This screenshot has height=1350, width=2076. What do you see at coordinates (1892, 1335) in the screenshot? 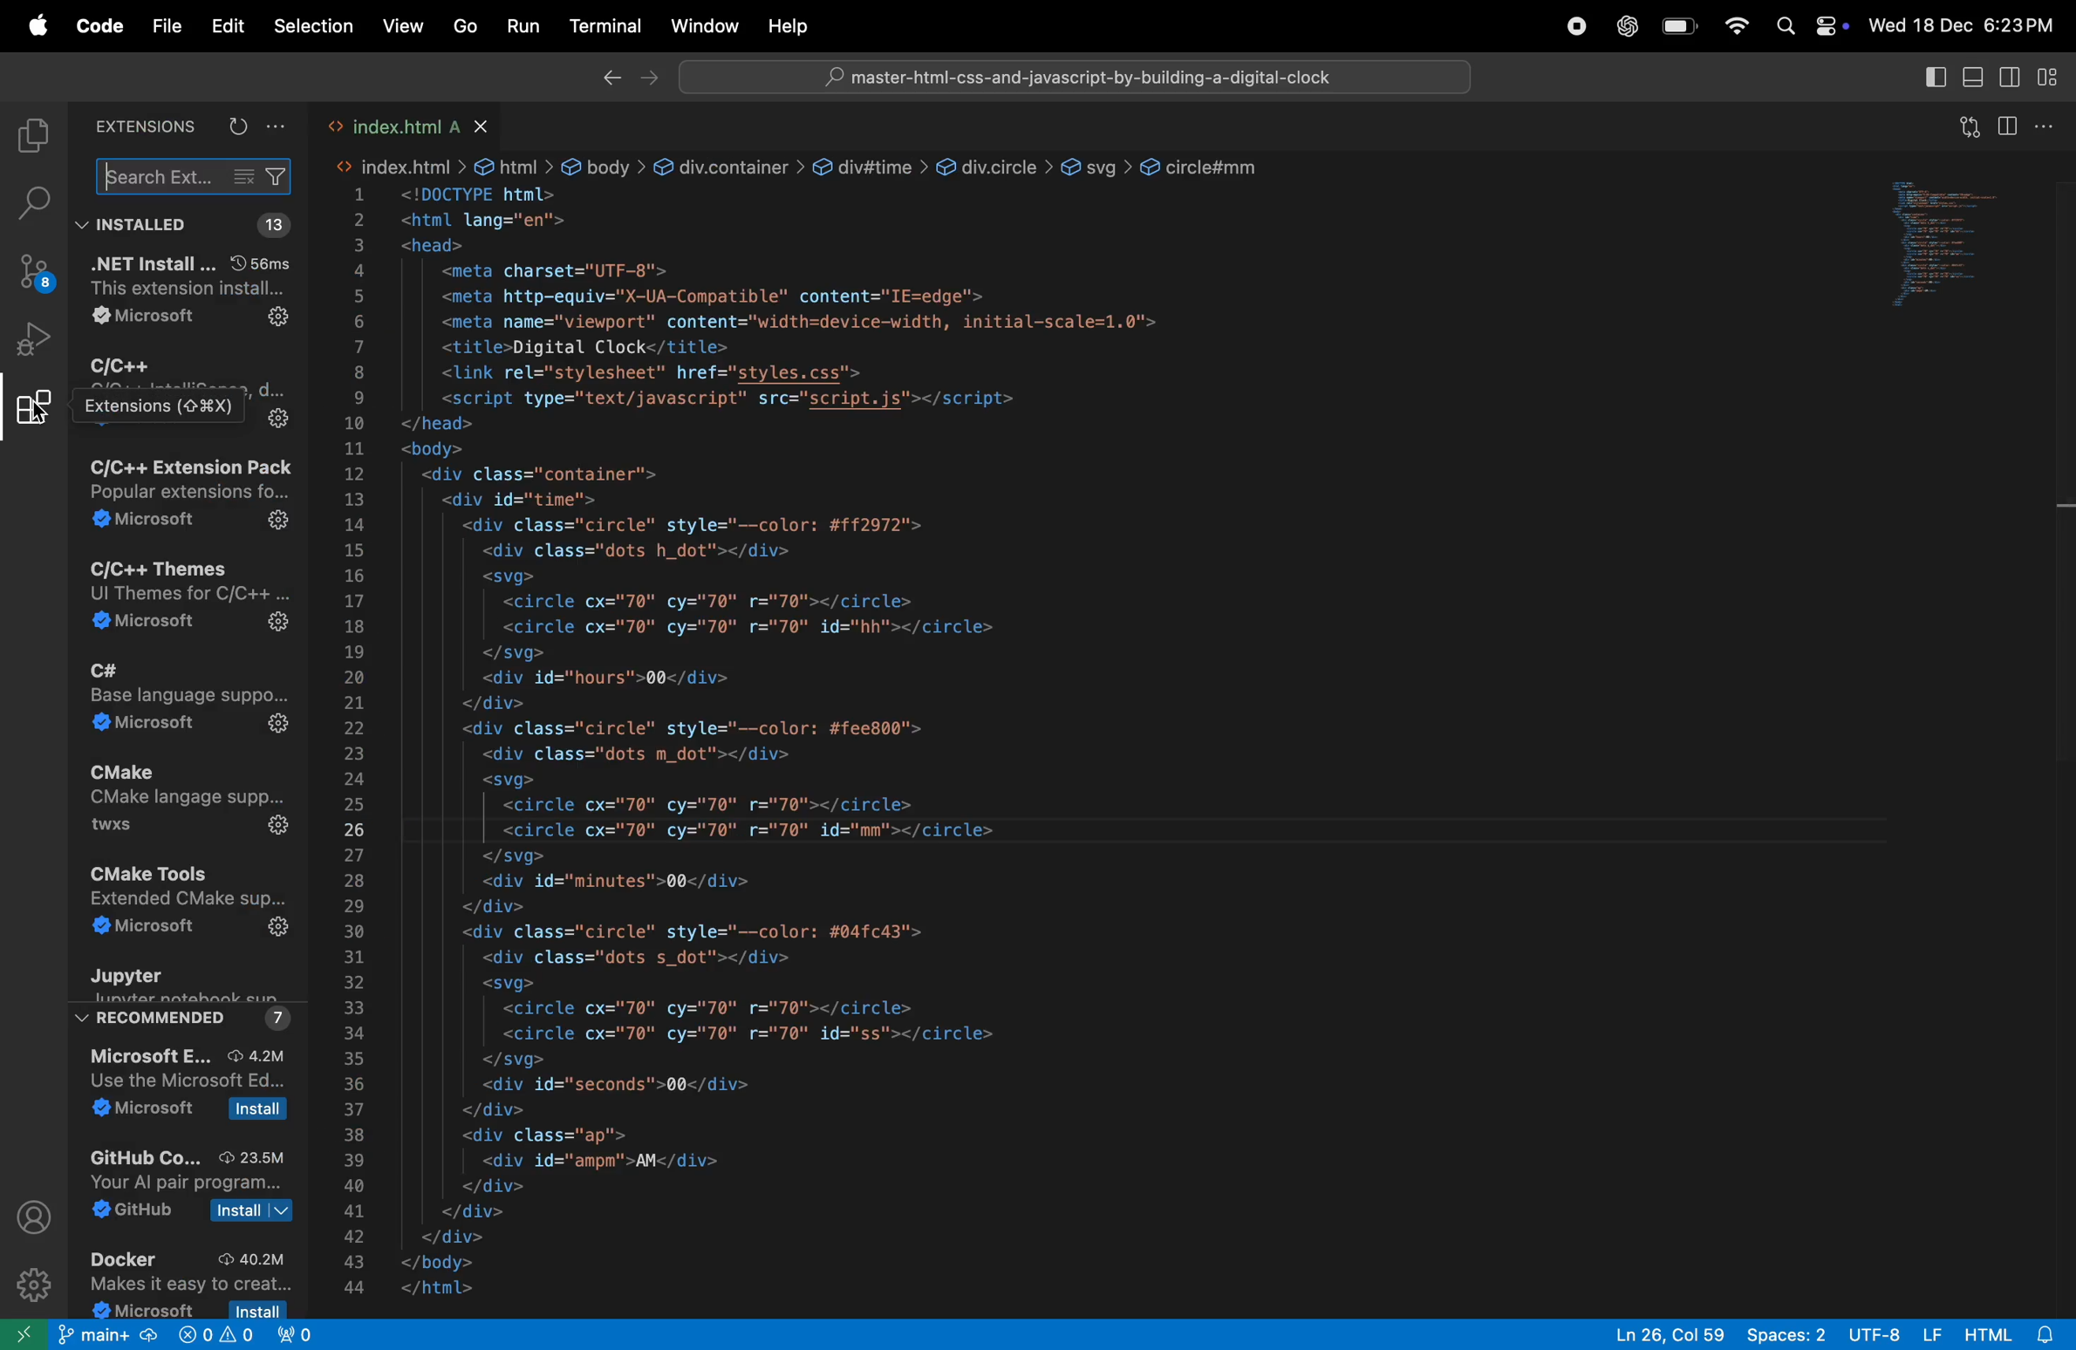
I see `utf 8` at bounding box center [1892, 1335].